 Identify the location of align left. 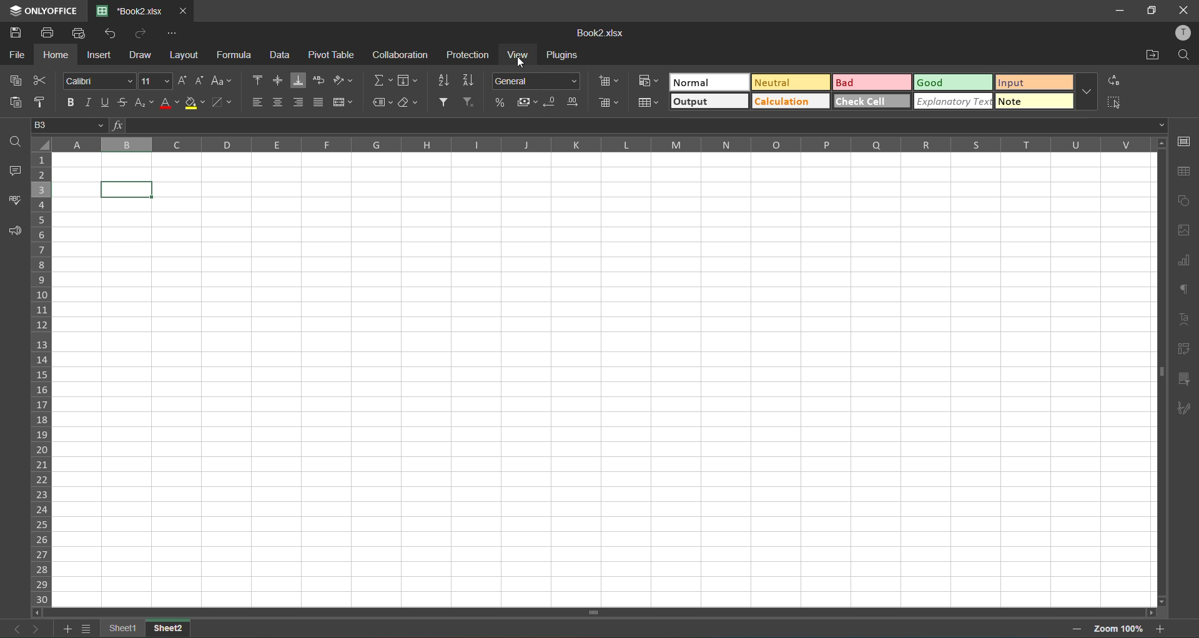
(257, 102).